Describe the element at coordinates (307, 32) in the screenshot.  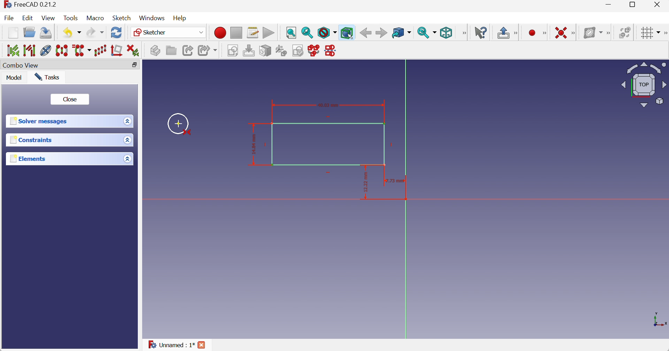
I see `Fit selection ` at that location.